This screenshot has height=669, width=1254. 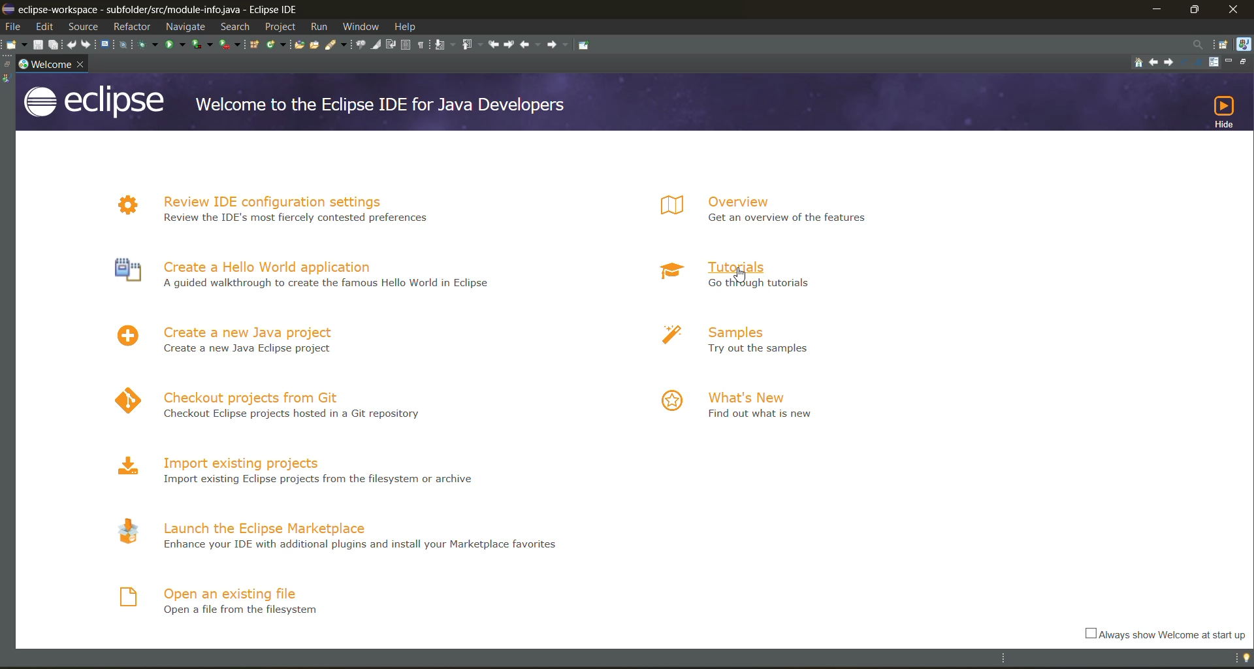 What do you see at coordinates (423, 46) in the screenshot?
I see `show whitespace characters` at bounding box center [423, 46].